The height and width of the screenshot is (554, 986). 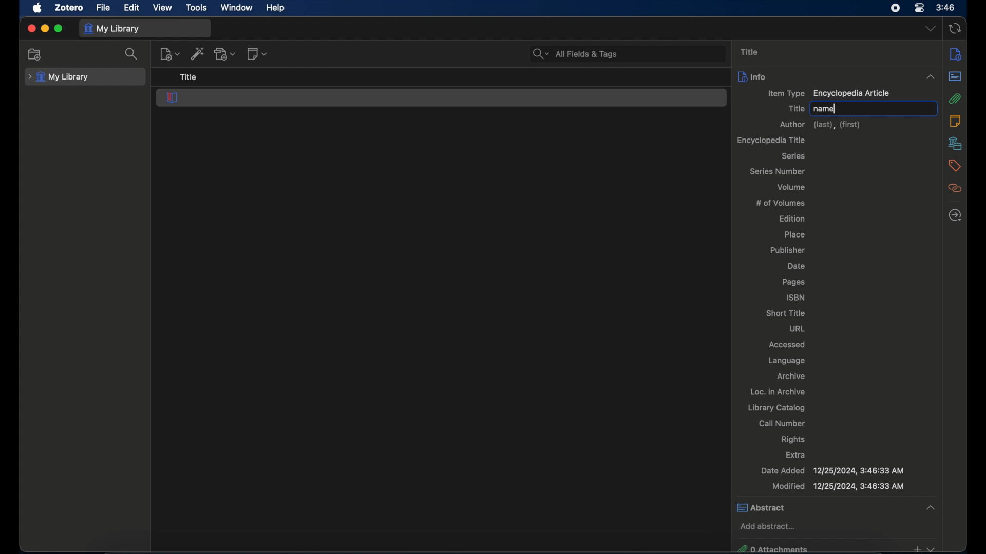 I want to click on pages, so click(x=794, y=282).